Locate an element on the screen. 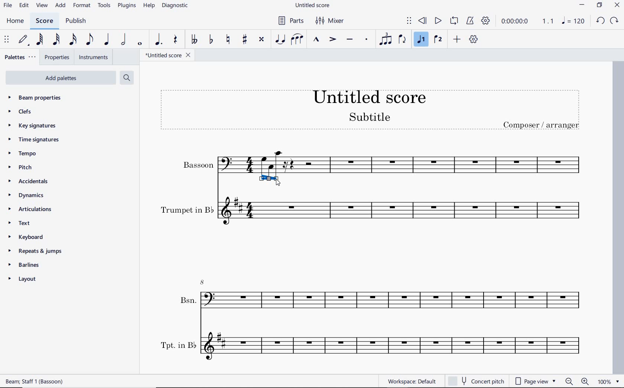  workspace: default is located at coordinates (412, 382).